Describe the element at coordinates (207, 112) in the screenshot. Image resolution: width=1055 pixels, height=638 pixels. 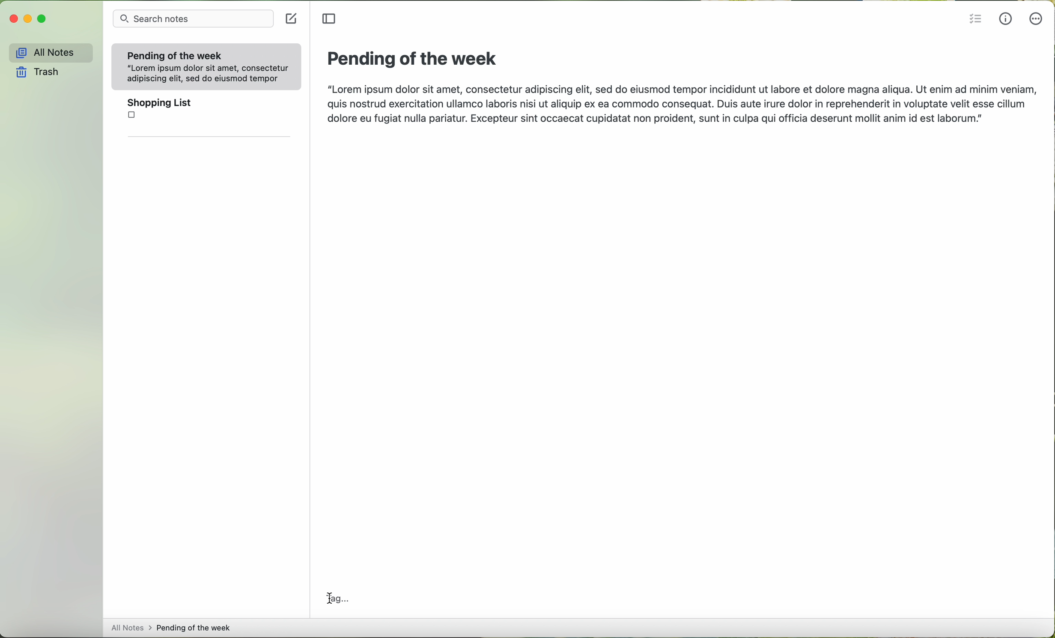
I see `shopping list` at that location.